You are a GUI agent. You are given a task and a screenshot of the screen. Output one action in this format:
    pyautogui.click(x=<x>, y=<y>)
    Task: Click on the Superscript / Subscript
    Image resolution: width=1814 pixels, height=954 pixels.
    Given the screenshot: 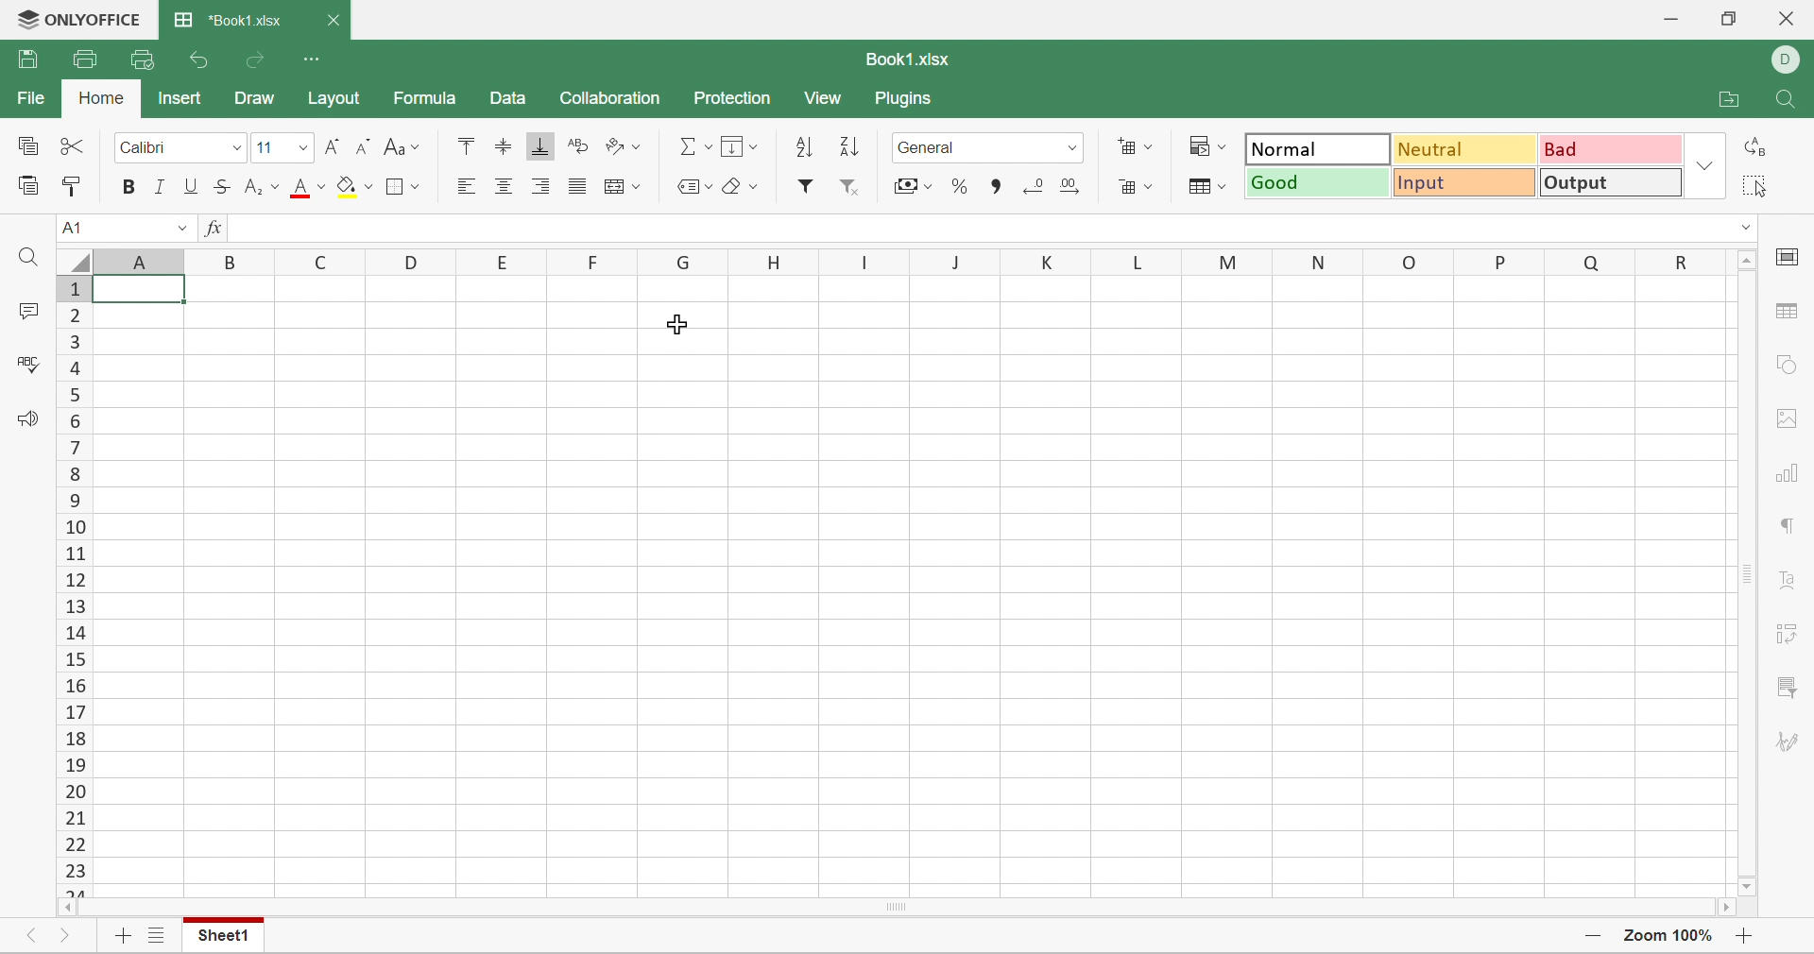 What is the action you would take?
    pyautogui.click(x=262, y=188)
    